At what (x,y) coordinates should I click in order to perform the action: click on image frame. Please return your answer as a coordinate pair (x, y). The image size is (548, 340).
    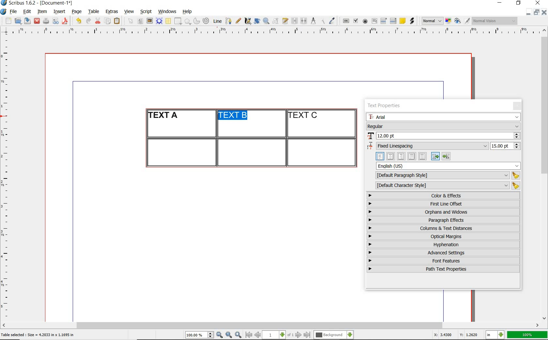
    Looking at the image, I should click on (150, 21).